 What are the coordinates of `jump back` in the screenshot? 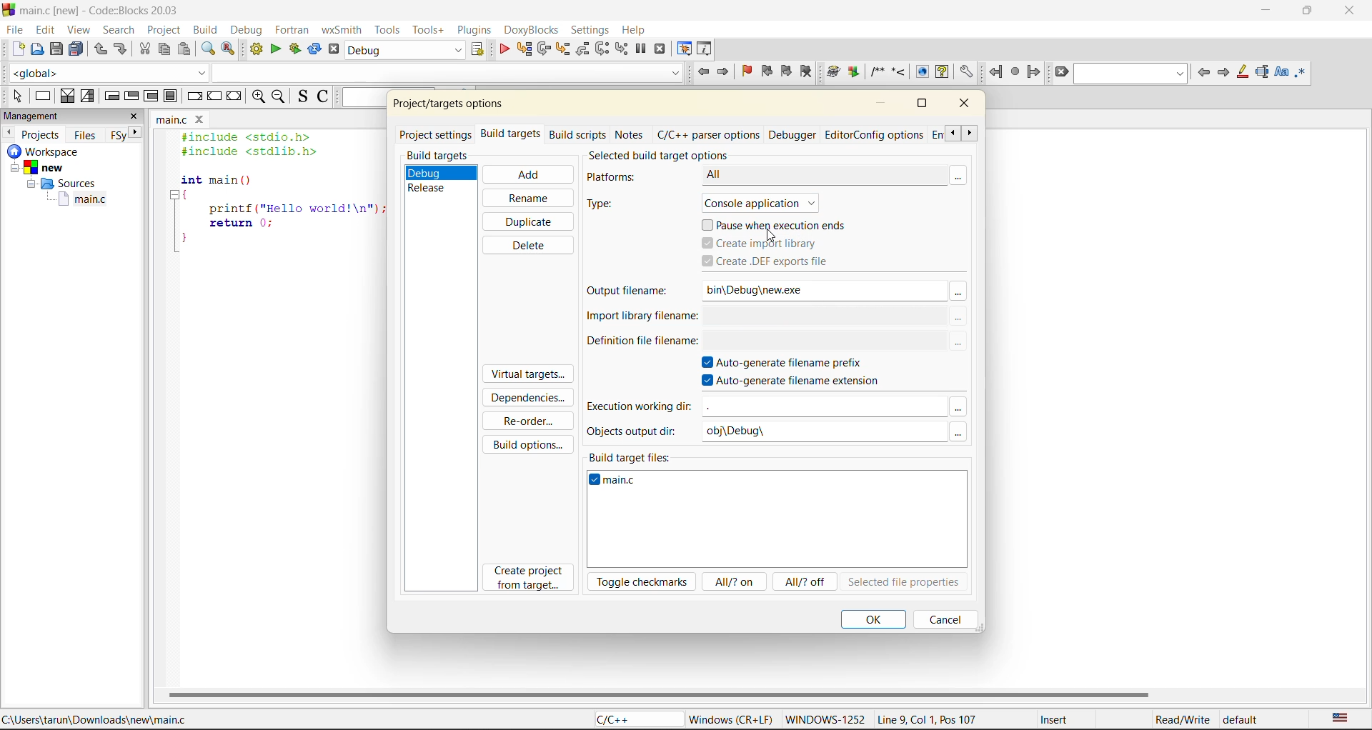 It's located at (995, 72).